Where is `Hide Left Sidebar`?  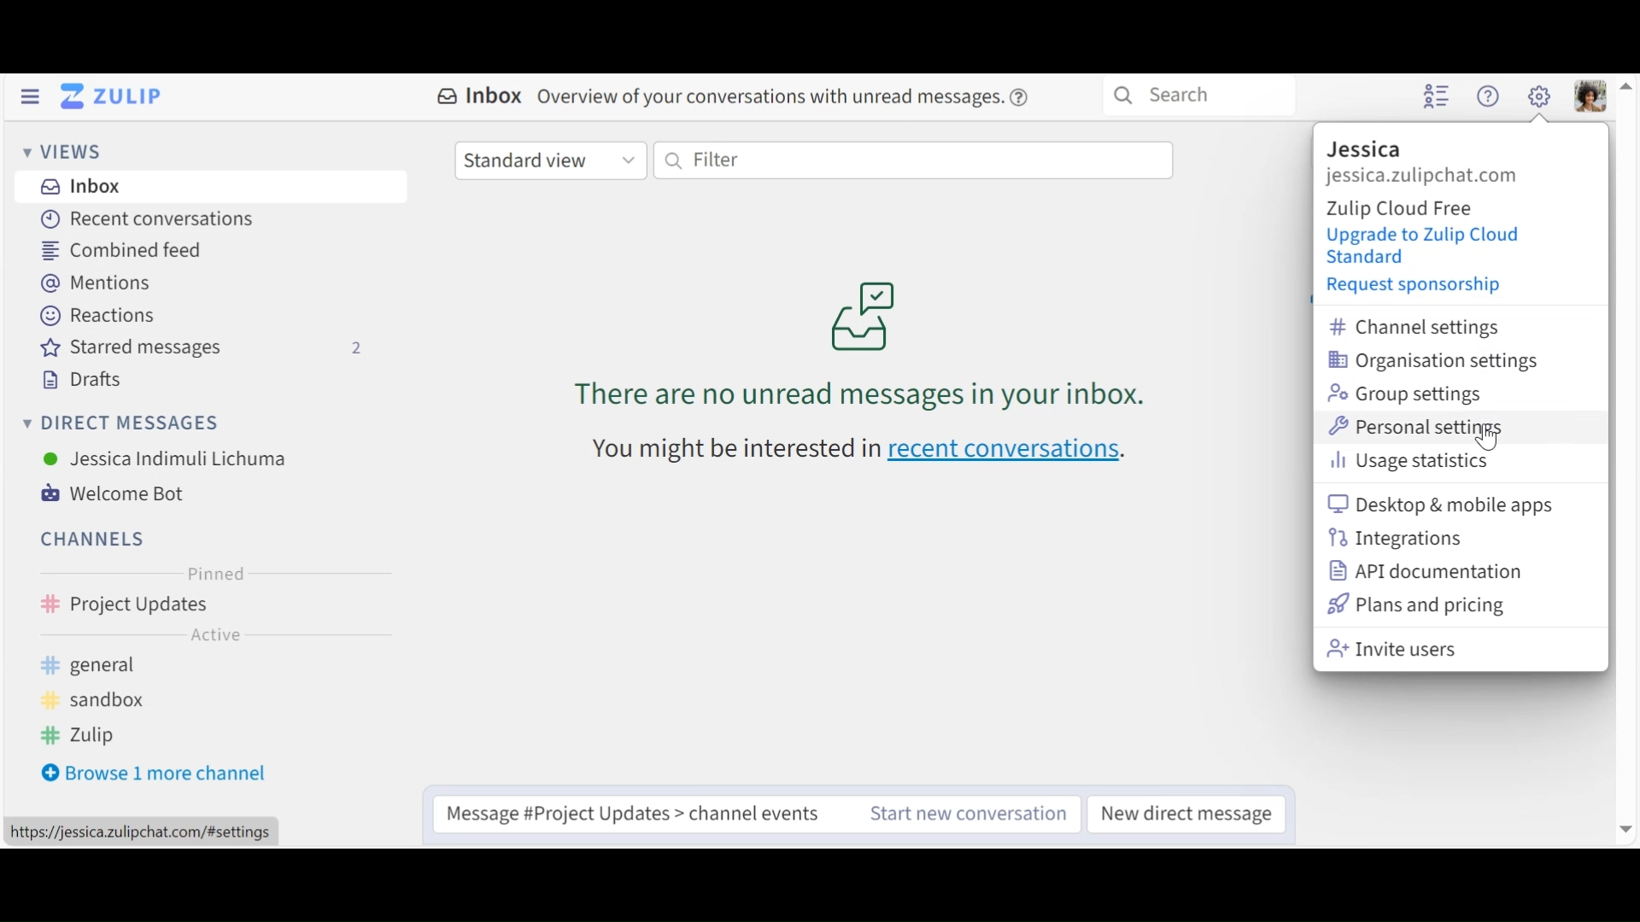 Hide Left Sidebar is located at coordinates (30, 96).